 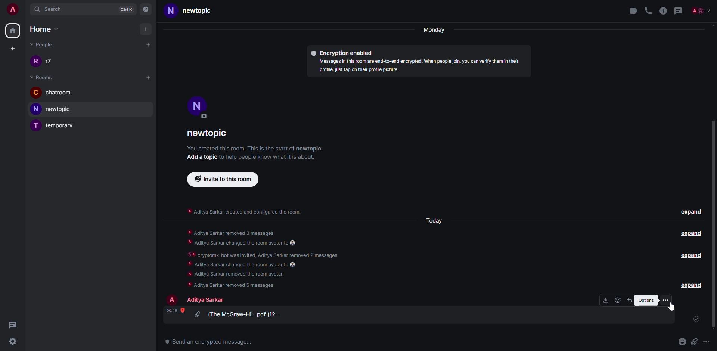 What do you see at coordinates (249, 212) in the screenshot?
I see `info` at bounding box center [249, 212].